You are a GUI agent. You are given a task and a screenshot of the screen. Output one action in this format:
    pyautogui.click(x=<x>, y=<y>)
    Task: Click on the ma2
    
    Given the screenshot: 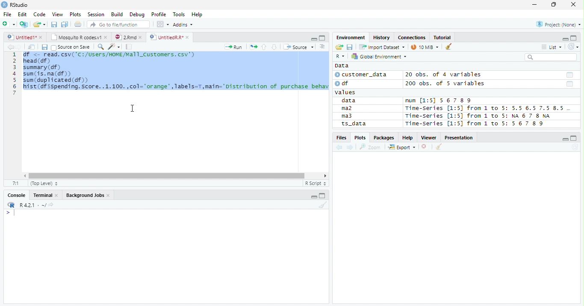 What is the action you would take?
    pyautogui.click(x=349, y=109)
    